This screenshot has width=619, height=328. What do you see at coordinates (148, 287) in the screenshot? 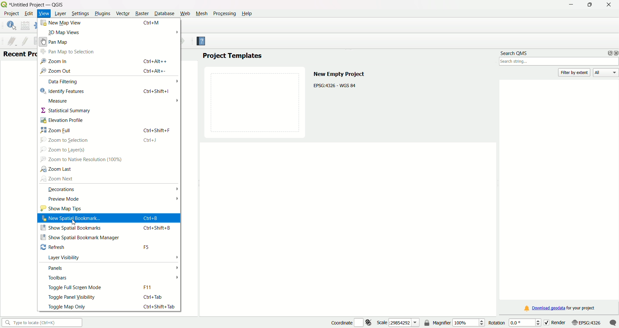
I see `F11` at bounding box center [148, 287].